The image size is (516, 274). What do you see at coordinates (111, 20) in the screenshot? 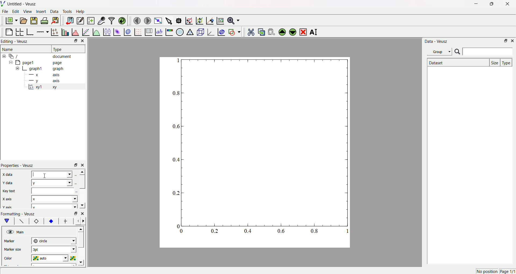
I see `filter data` at bounding box center [111, 20].